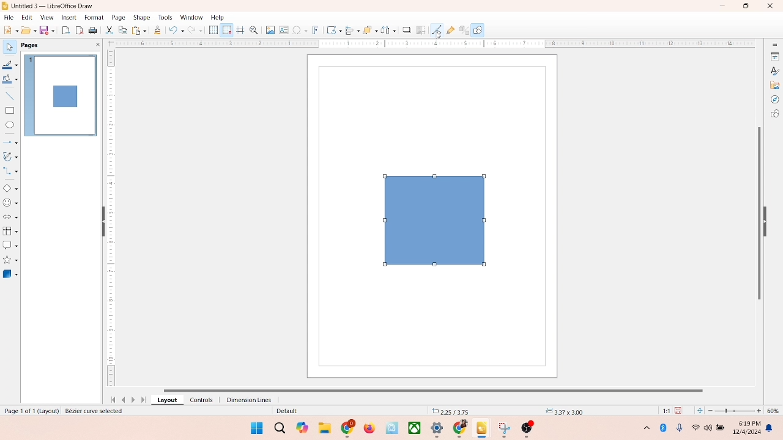 This screenshot has height=440, width=783. Describe the element at coordinates (461, 31) in the screenshot. I see `toggle extrusion` at that location.